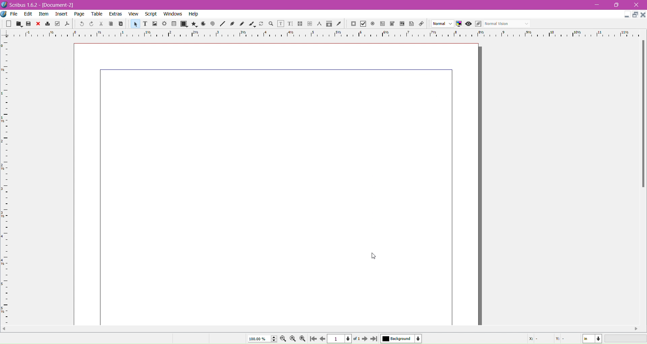  I want to click on icon, so click(391, 24).